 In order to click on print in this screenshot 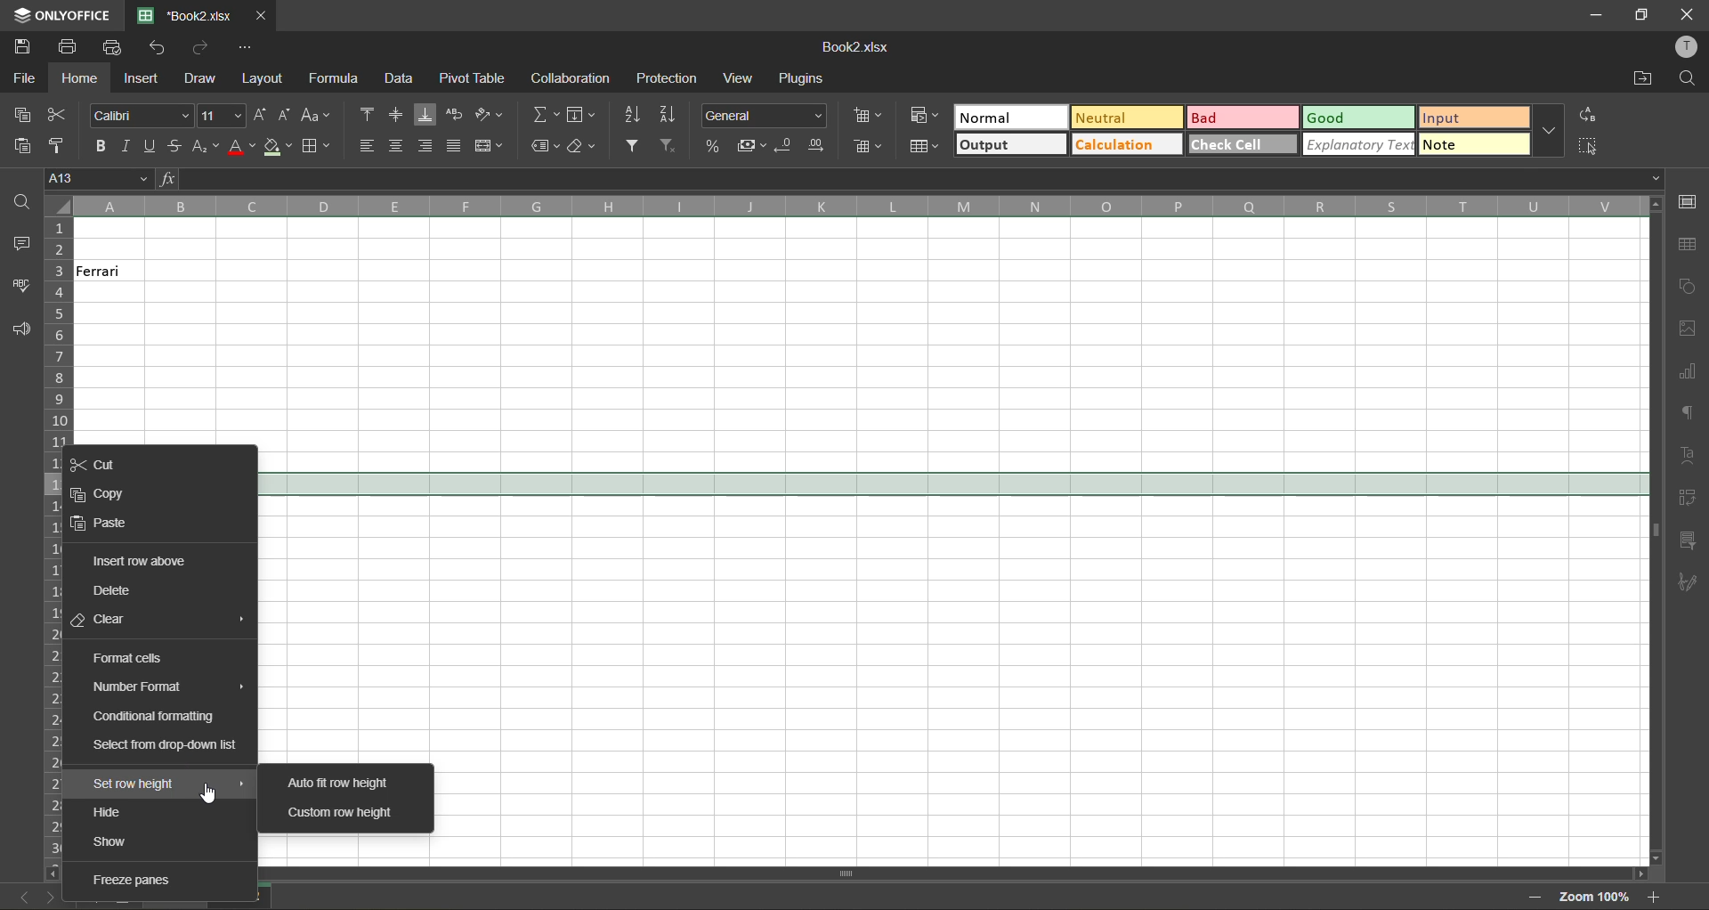, I will do `click(69, 46)`.